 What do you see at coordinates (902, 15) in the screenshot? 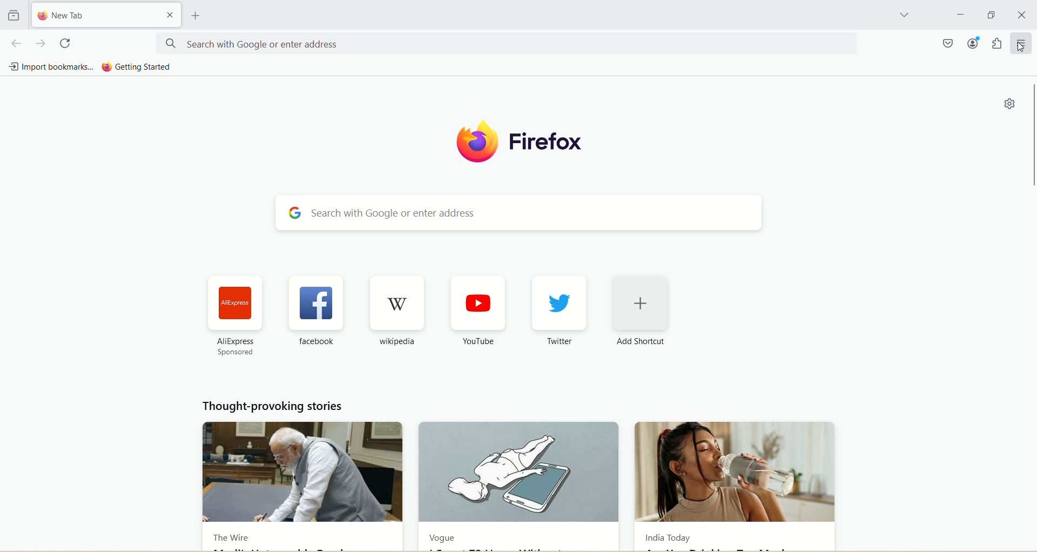
I see `list all tabs` at bounding box center [902, 15].